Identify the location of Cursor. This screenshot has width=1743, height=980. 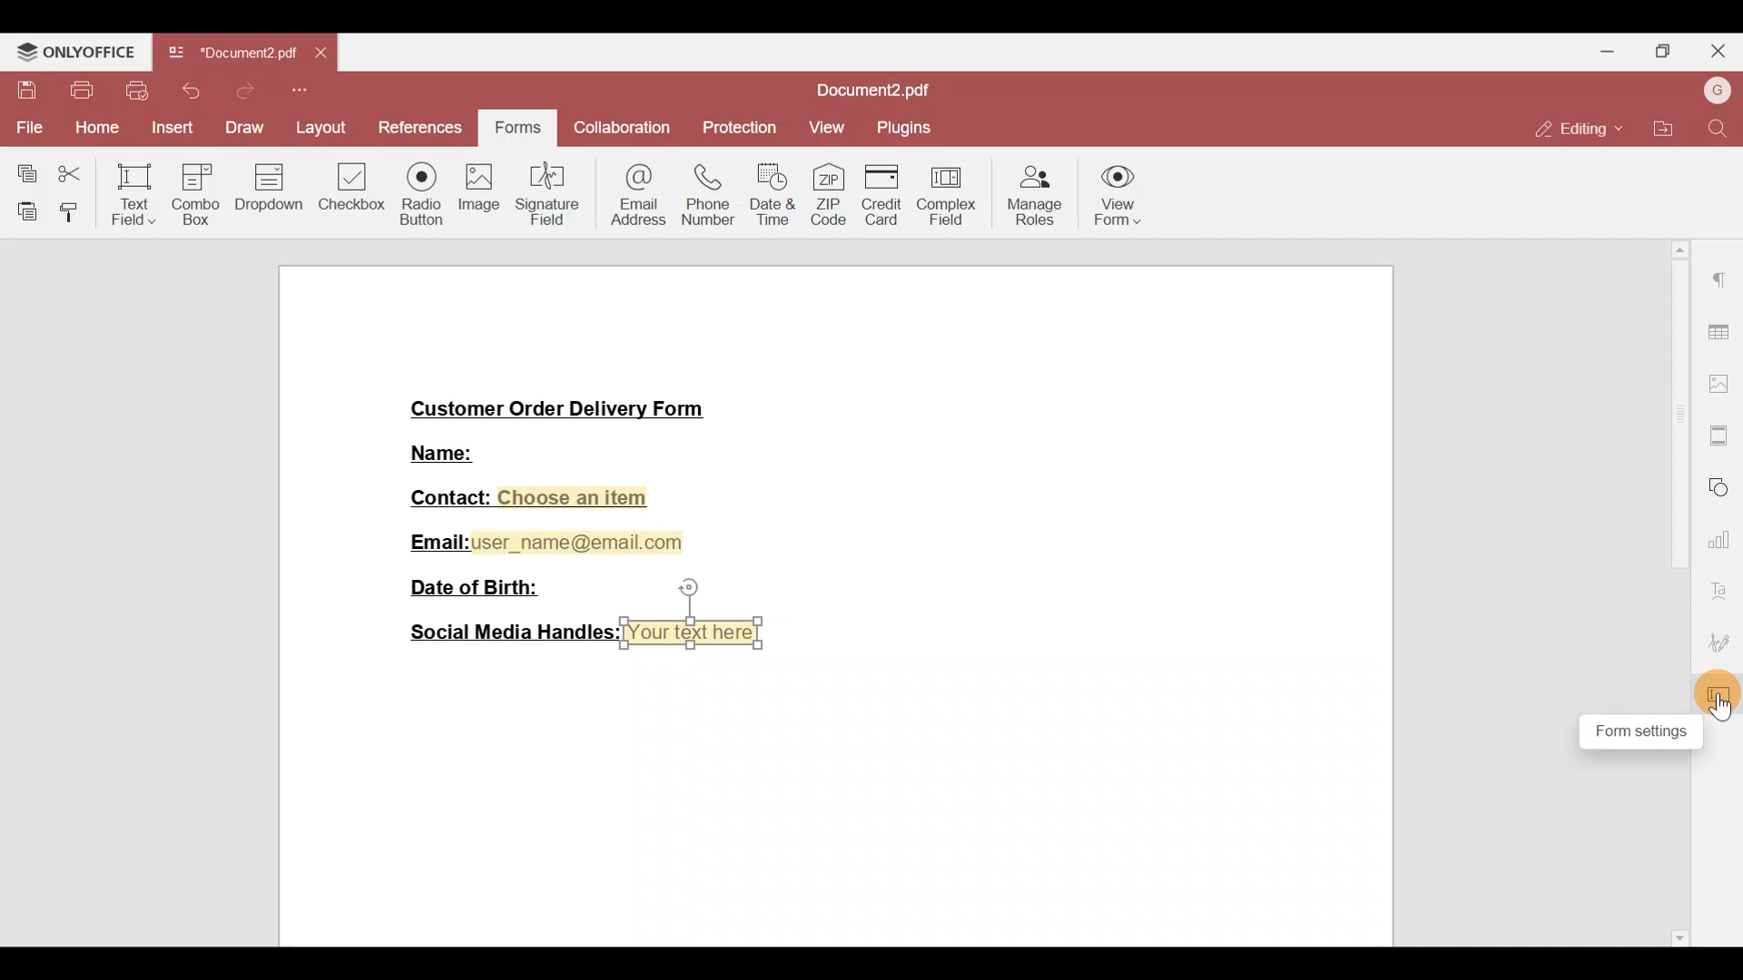
(1722, 710).